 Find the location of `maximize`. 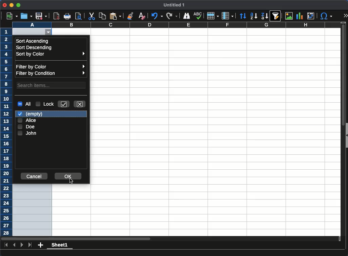

maximize is located at coordinates (18, 5).